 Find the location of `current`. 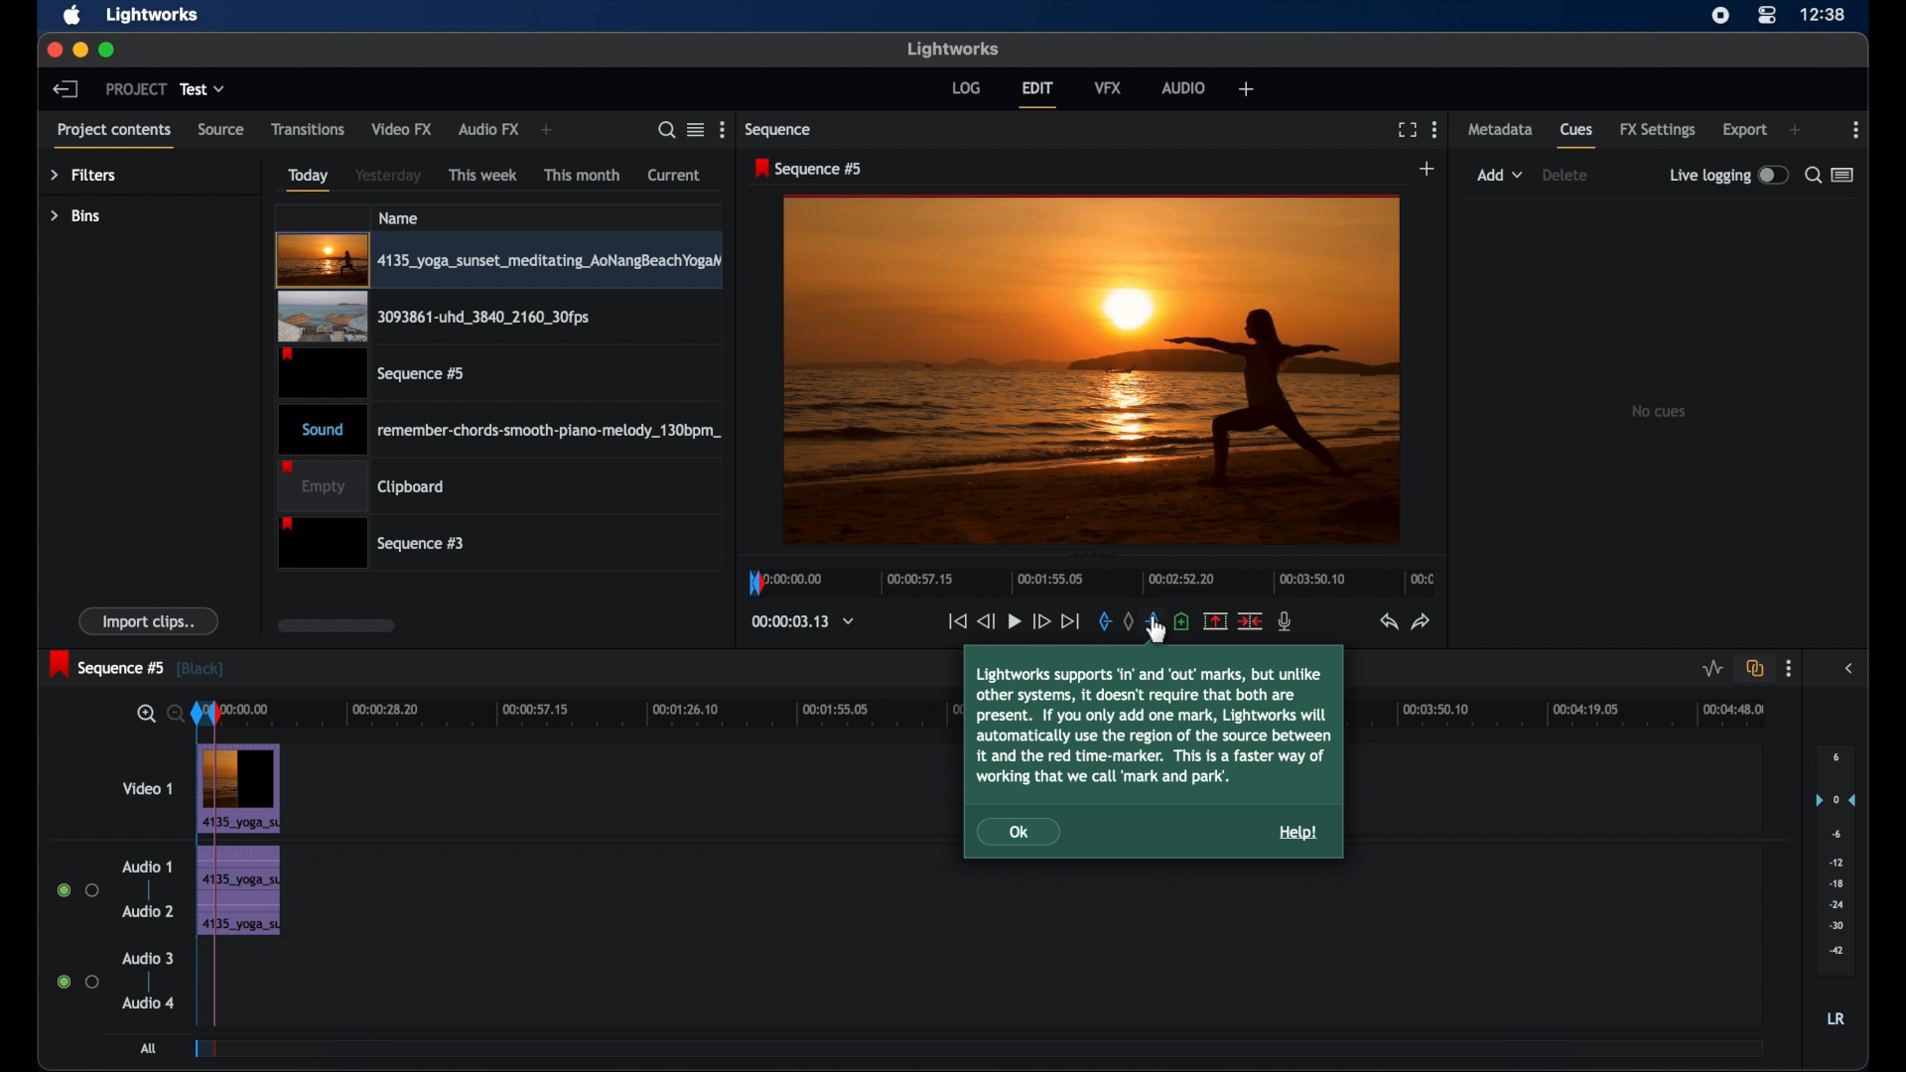

current is located at coordinates (674, 176).